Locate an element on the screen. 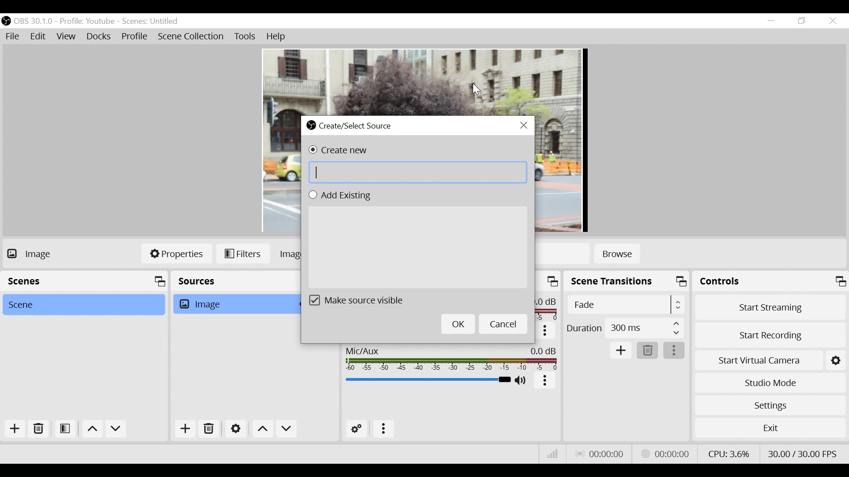  Browse Field is located at coordinates (418, 172).